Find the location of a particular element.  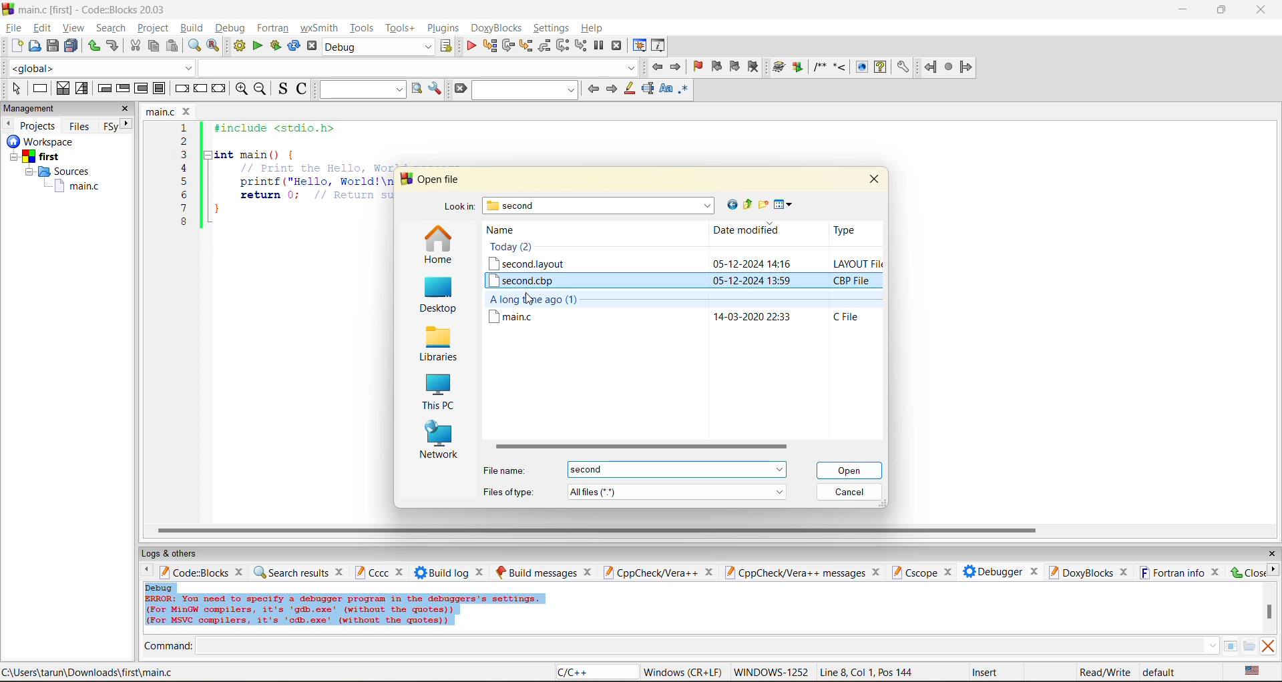

run to cursor is located at coordinates (489, 46).